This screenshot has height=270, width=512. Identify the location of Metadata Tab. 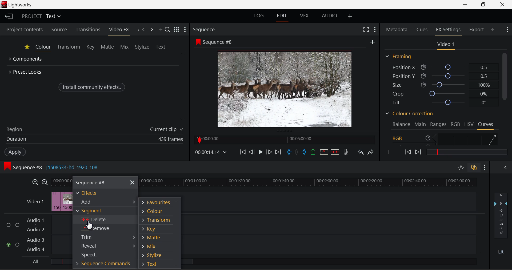
(397, 30).